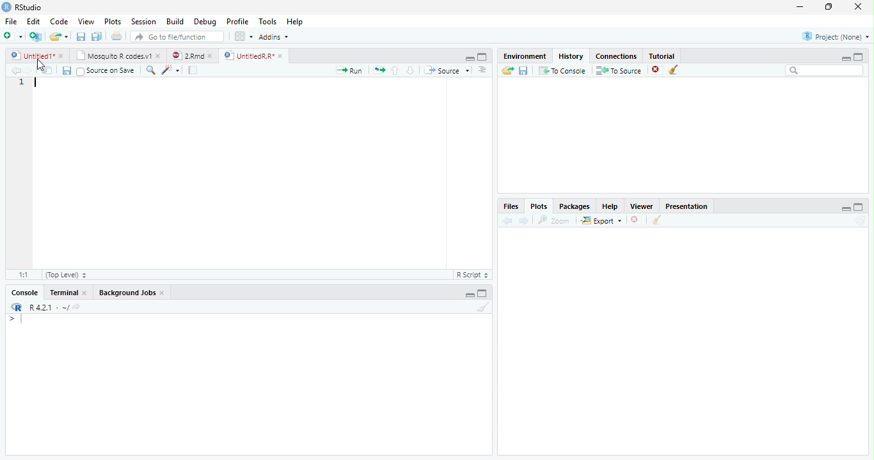 The height and width of the screenshot is (460, 874). Describe the element at coordinates (36, 36) in the screenshot. I see `Create a project` at that location.